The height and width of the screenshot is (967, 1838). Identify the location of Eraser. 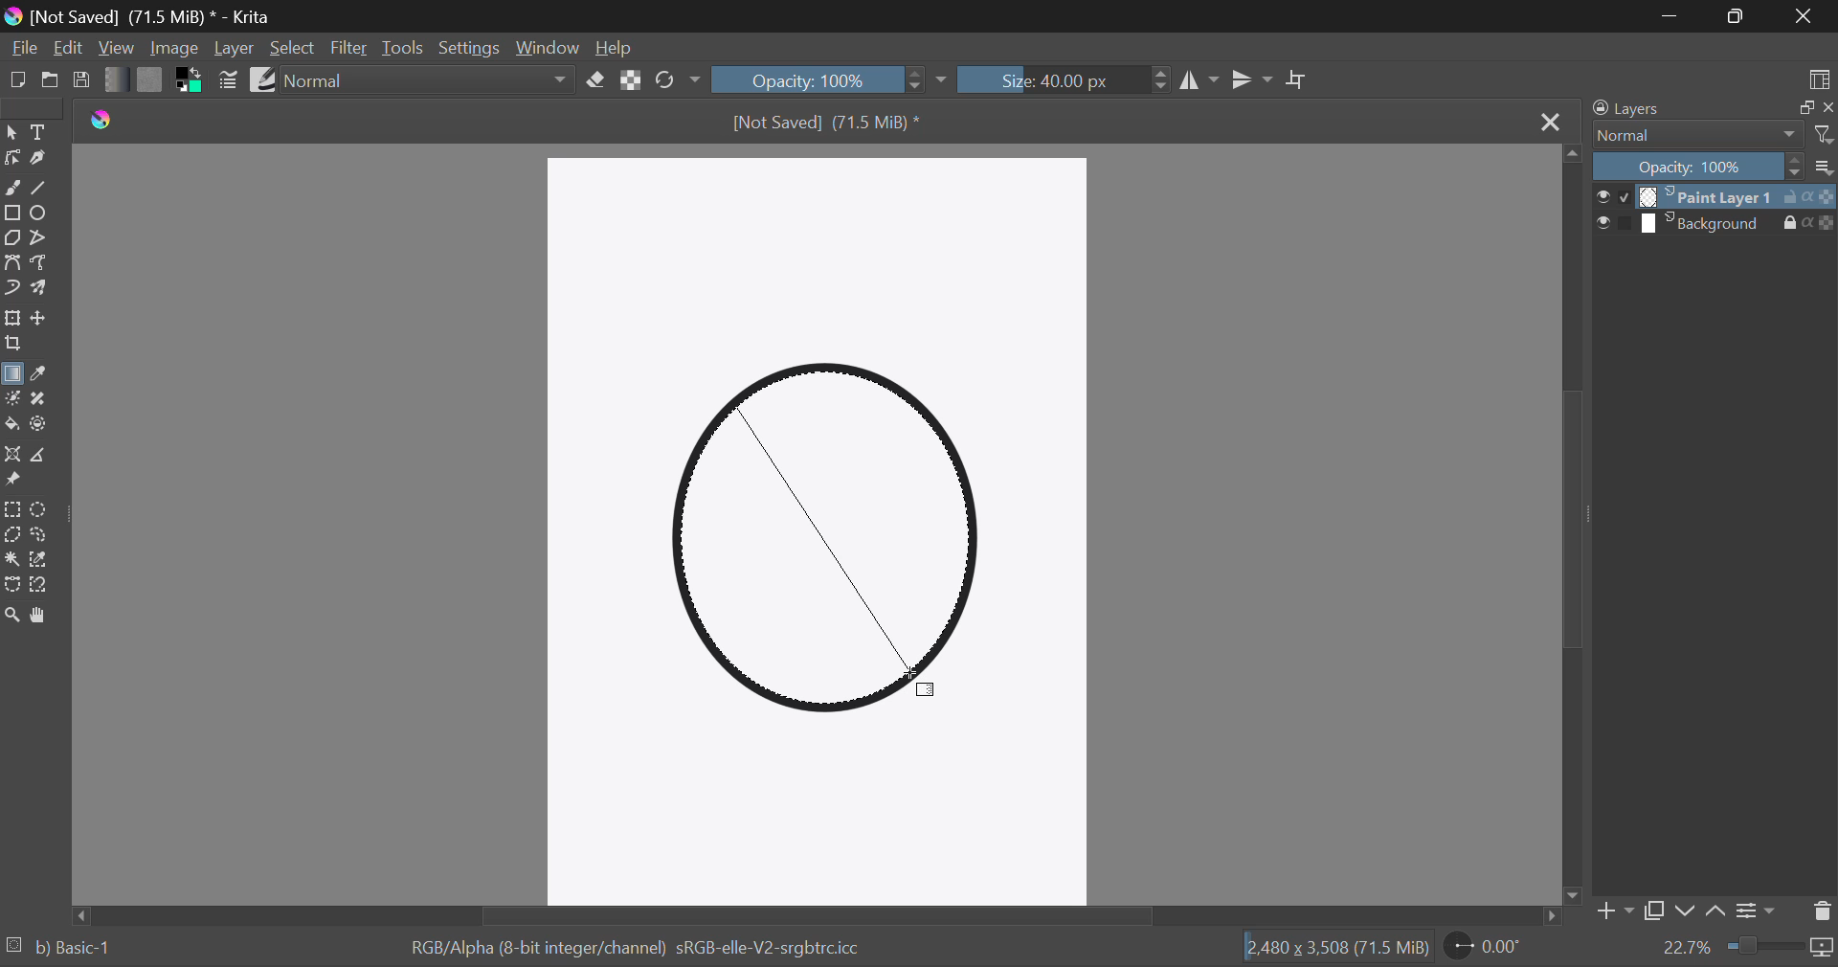
(595, 80).